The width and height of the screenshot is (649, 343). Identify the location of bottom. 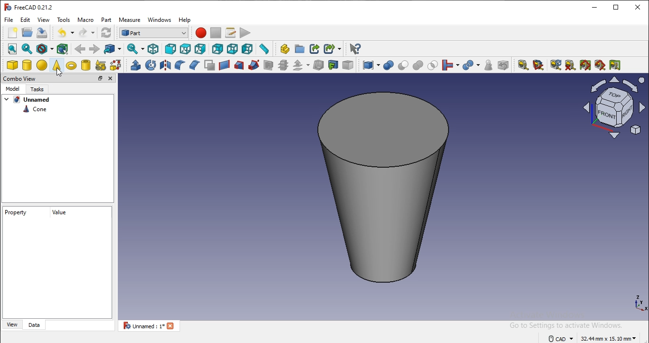
(233, 48).